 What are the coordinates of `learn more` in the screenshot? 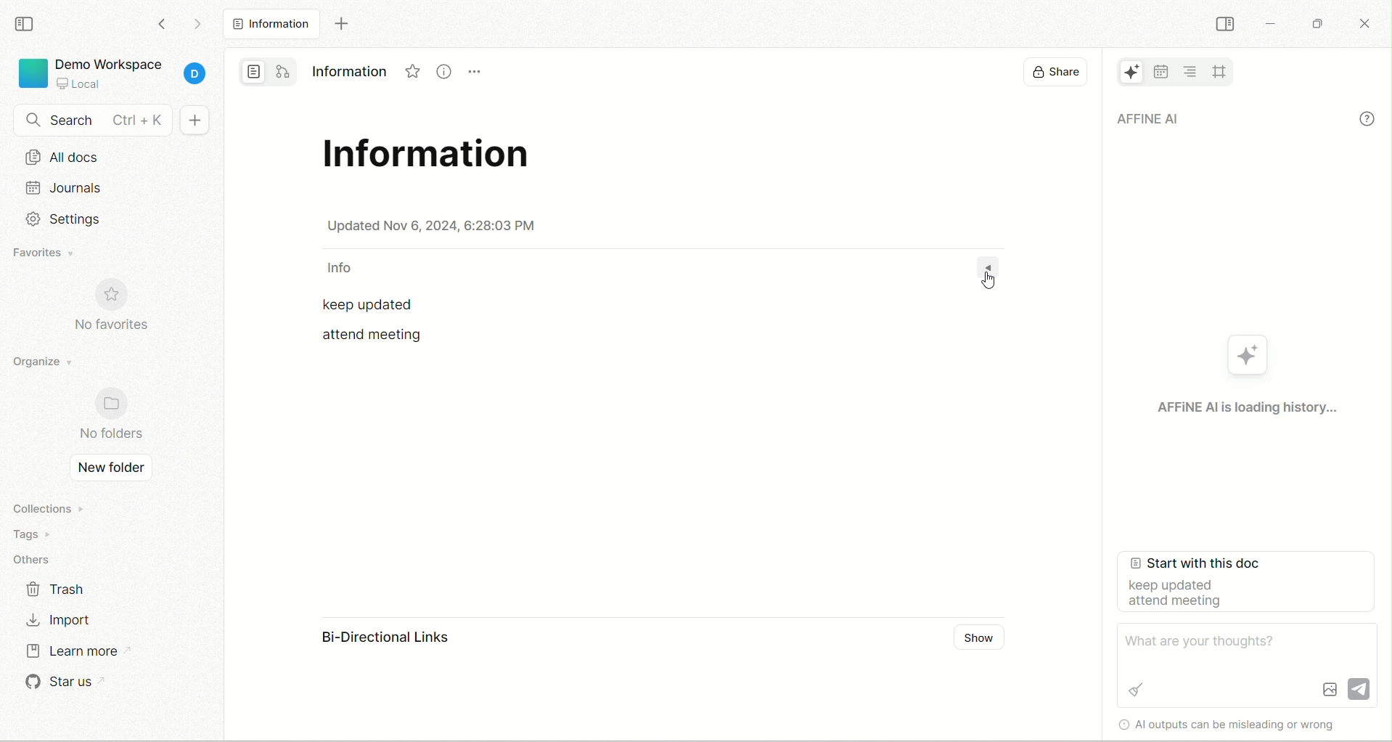 It's located at (71, 654).